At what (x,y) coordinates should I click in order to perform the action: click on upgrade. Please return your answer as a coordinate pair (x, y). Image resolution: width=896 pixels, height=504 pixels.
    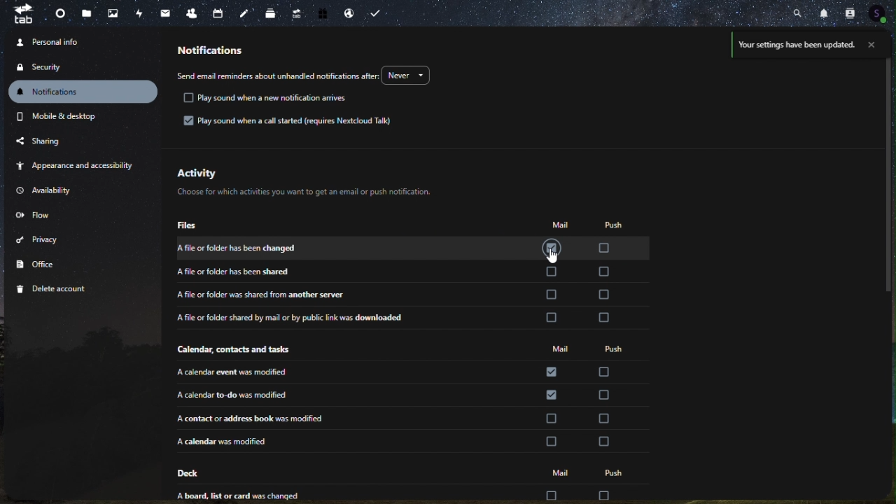
    Looking at the image, I should click on (295, 14).